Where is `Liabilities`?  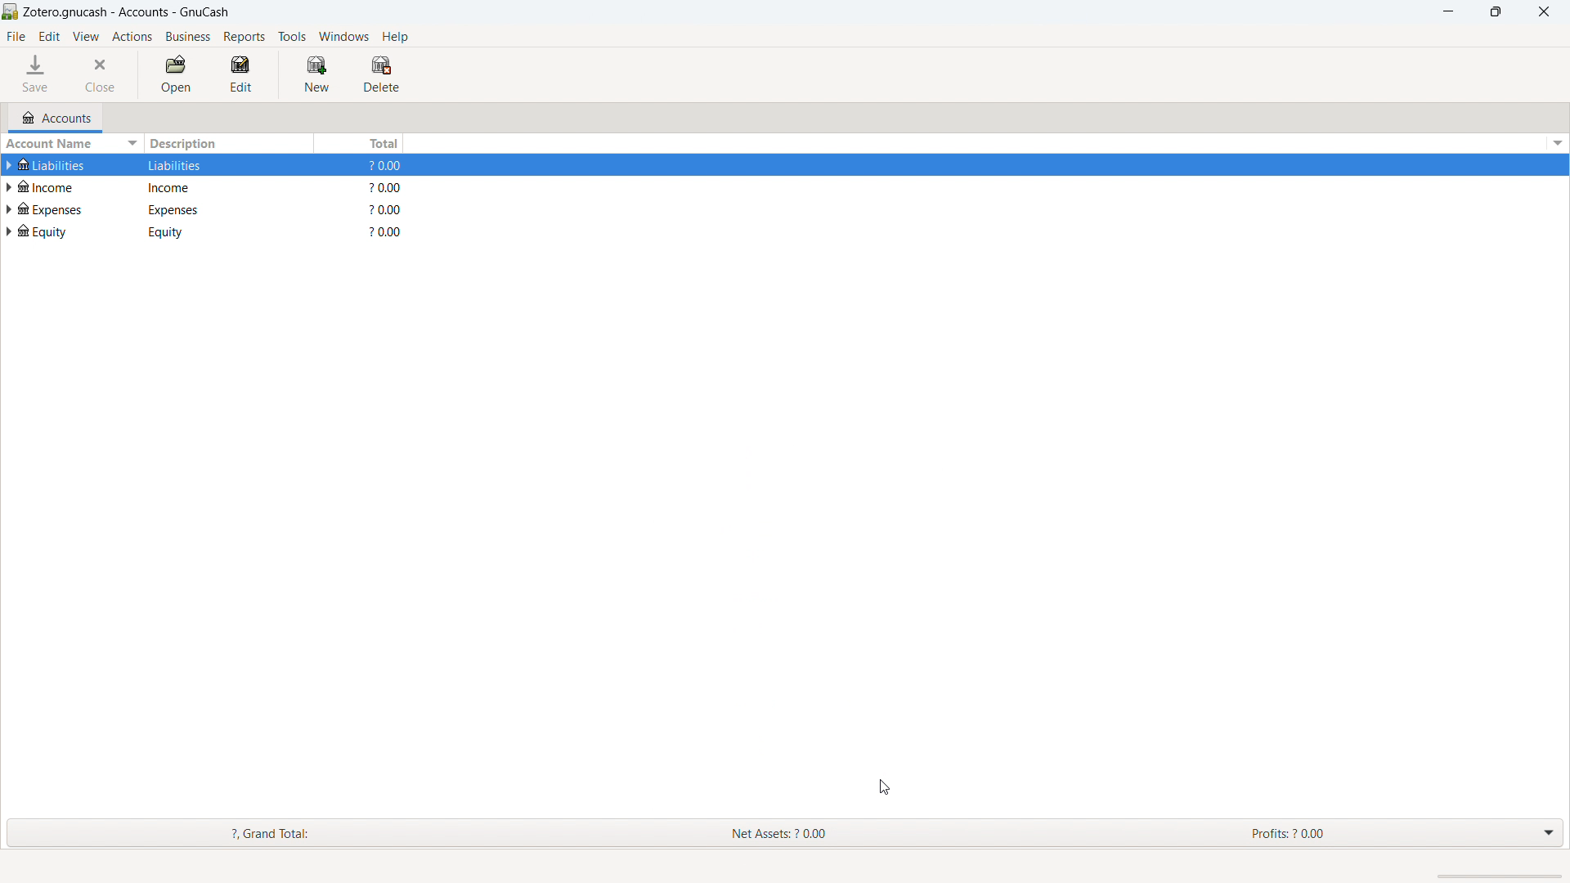
Liabilities is located at coordinates (64, 165).